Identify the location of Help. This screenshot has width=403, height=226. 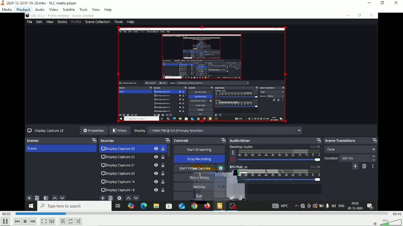
(108, 9).